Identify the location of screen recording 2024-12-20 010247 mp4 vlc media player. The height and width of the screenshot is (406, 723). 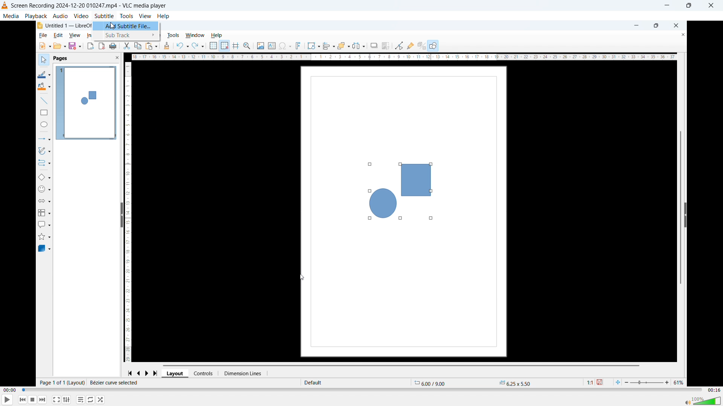
(94, 6).